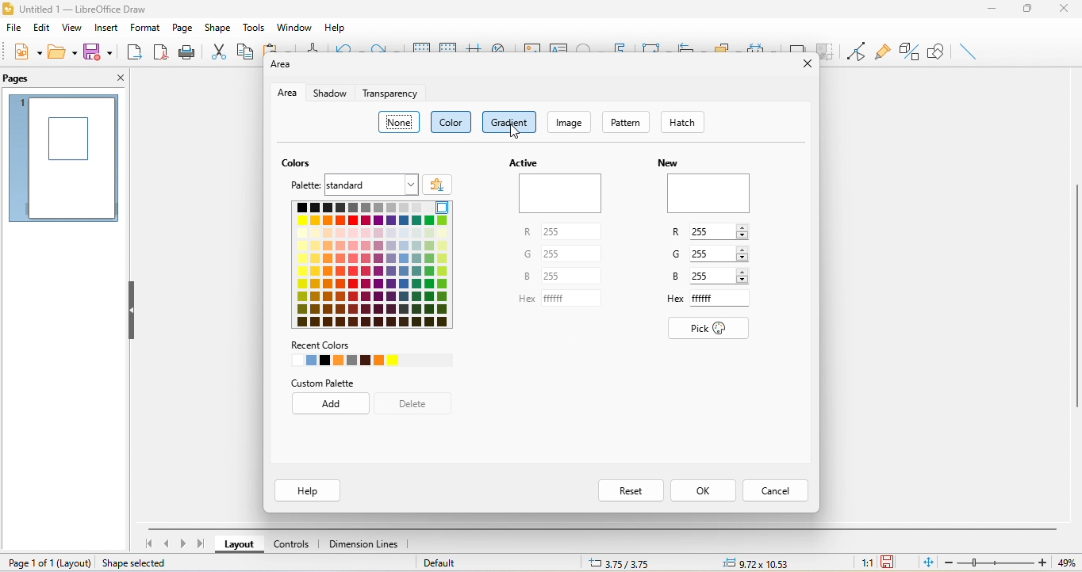 The height and width of the screenshot is (572, 1082). Describe the element at coordinates (857, 51) in the screenshot. I see `toggle point edit mode` at that location.